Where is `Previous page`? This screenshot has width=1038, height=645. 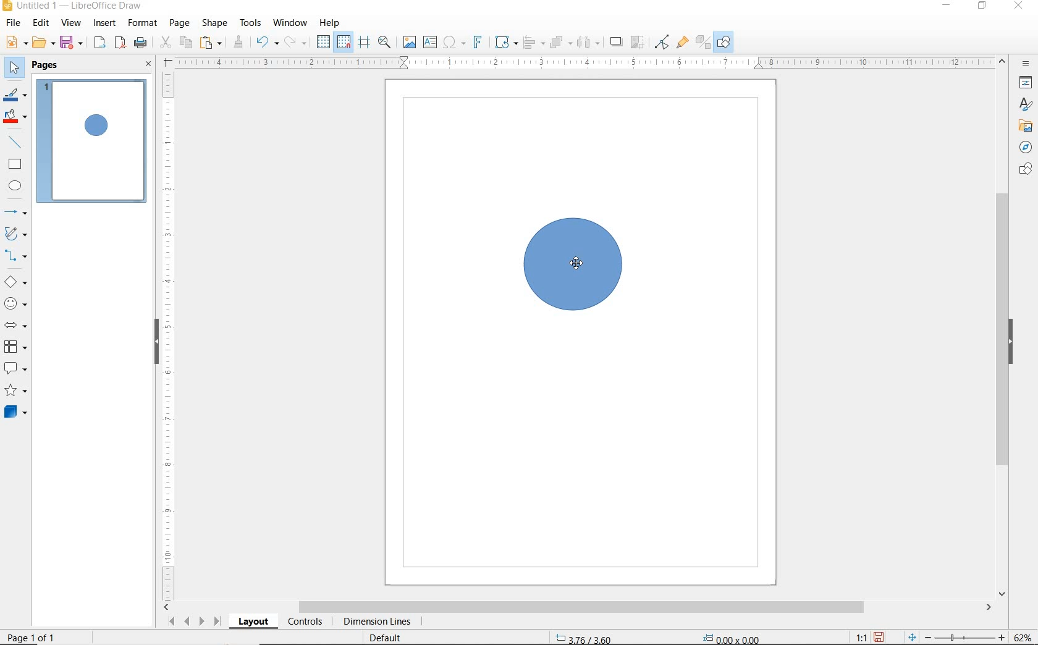 Previous page is located at coordinates (187, 622).